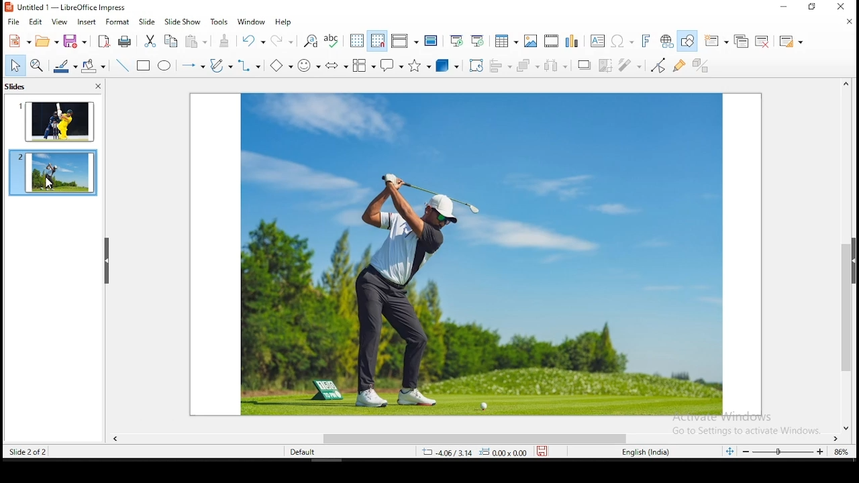 The height and width of the screenshot is (483, 859). I want to click on filter, so click(629, 66).